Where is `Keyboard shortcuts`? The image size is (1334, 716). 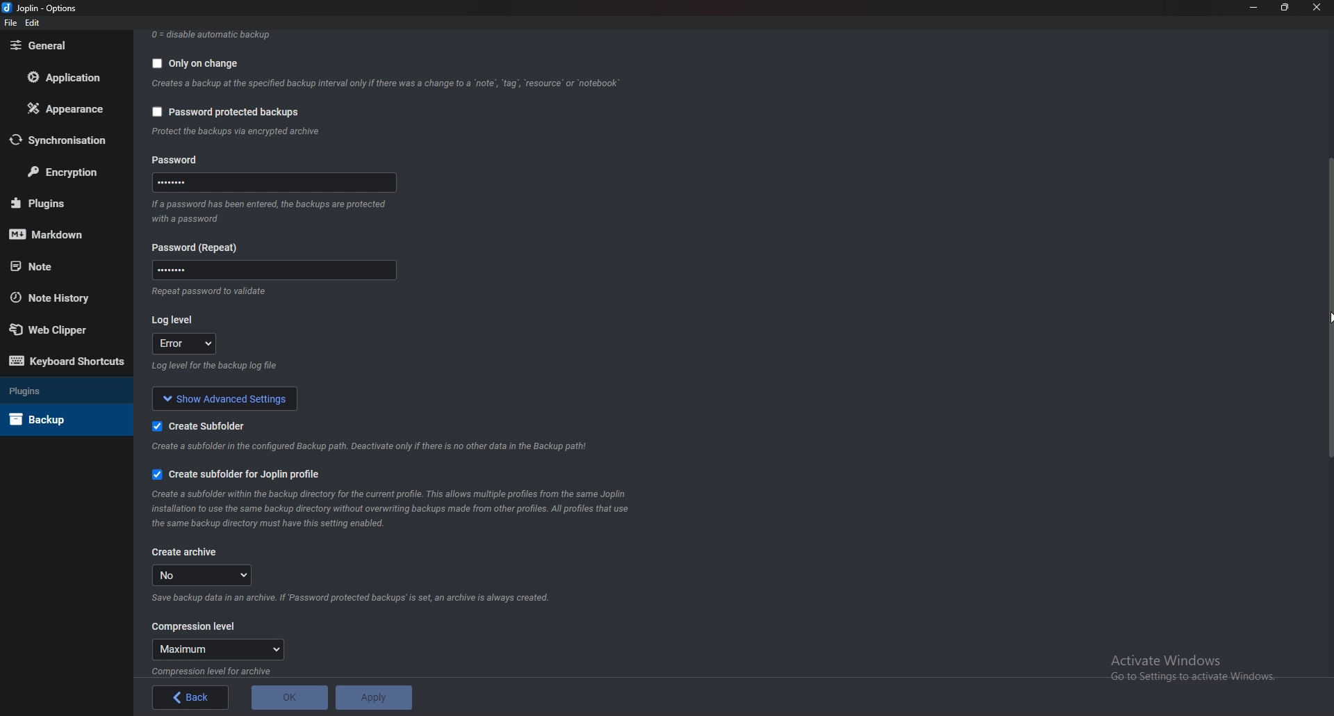 Keyboard shortcuts is located at coordinates (67, 363).